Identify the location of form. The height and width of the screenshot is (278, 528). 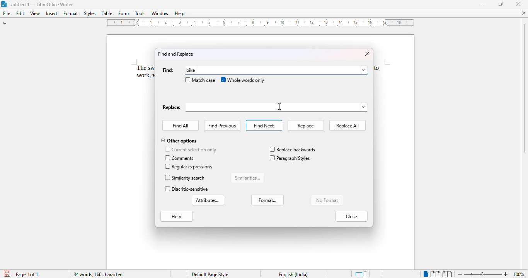
(124, 14).